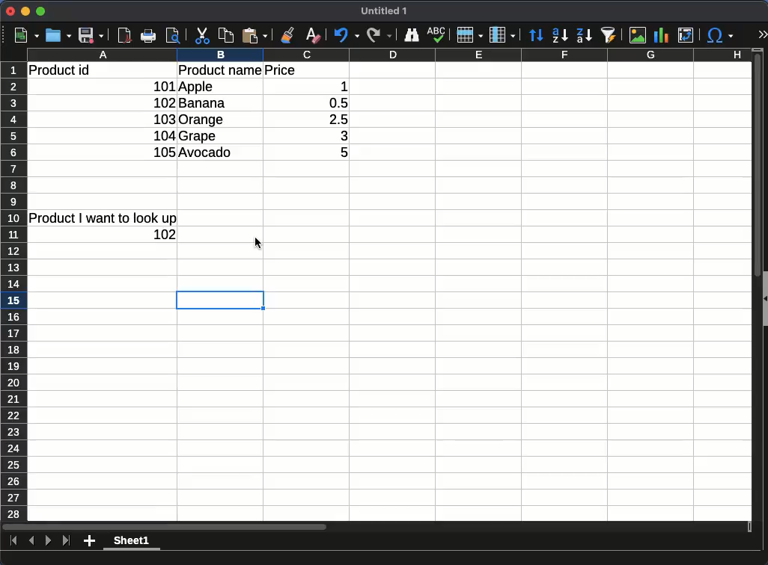  Describe the element at coordinates (67, 541) in the screenshot. I see `last sheet` at that location.